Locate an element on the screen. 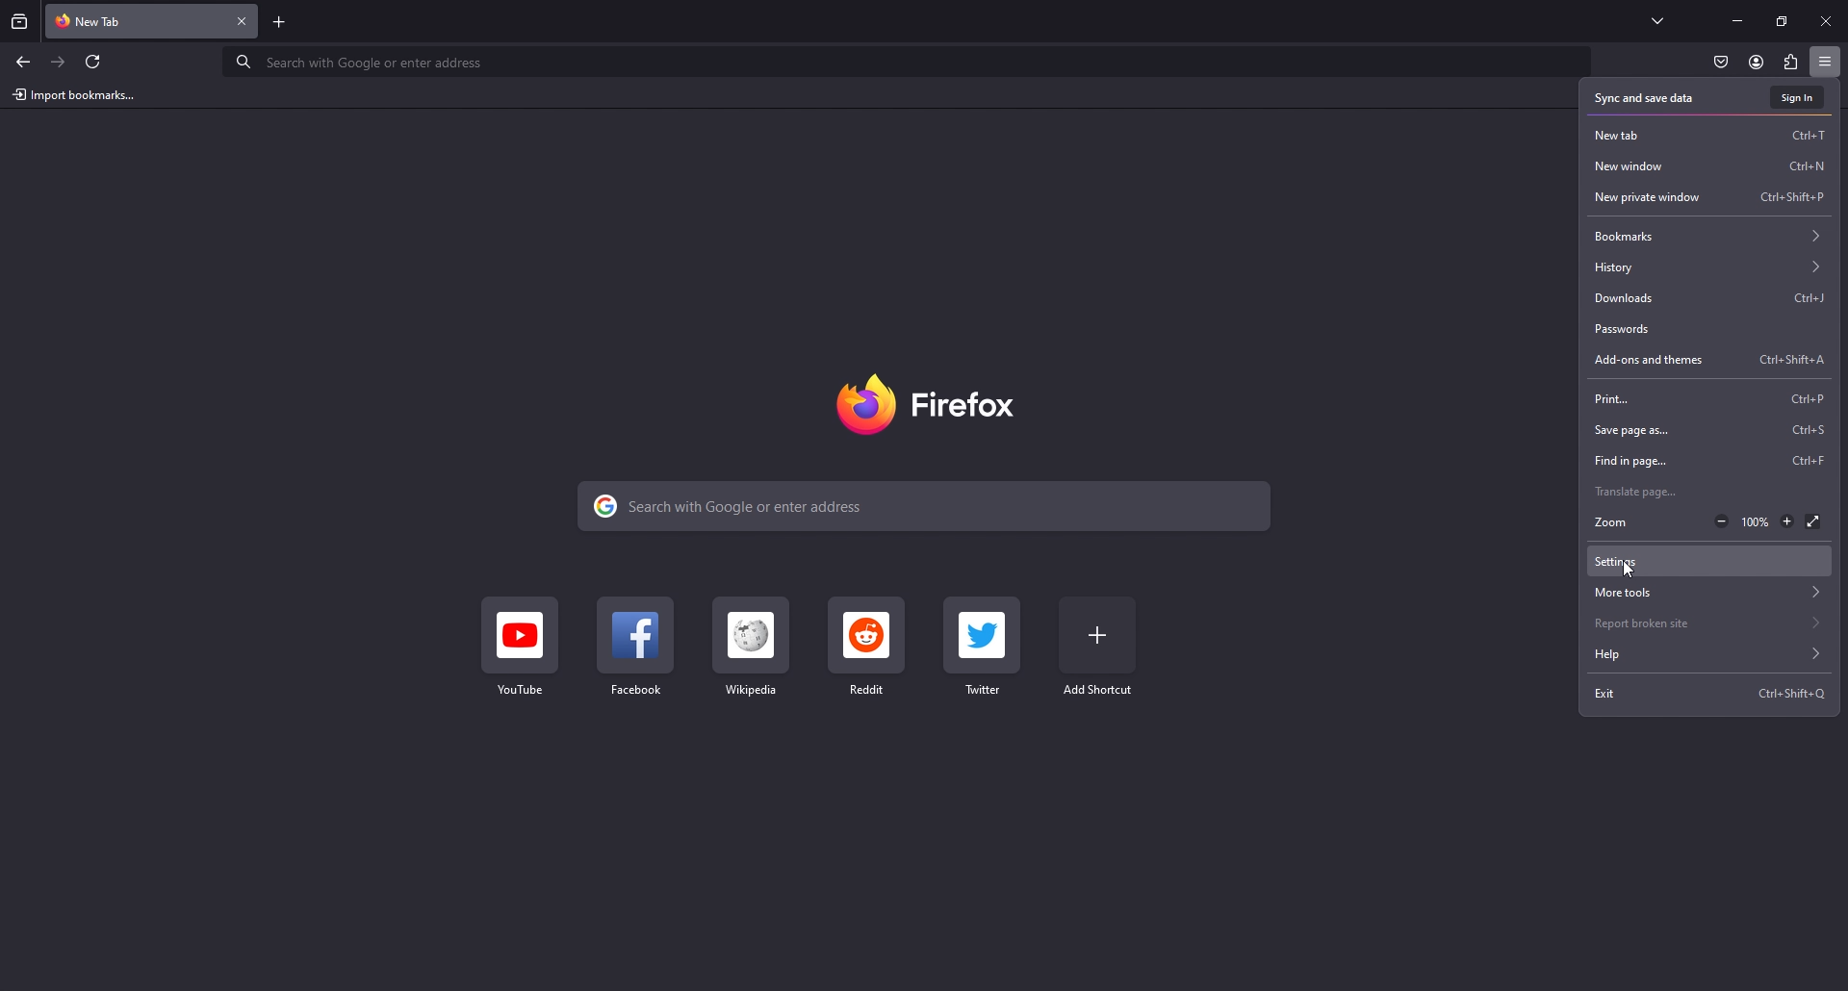  add tab is located at coordinates (279, 22).